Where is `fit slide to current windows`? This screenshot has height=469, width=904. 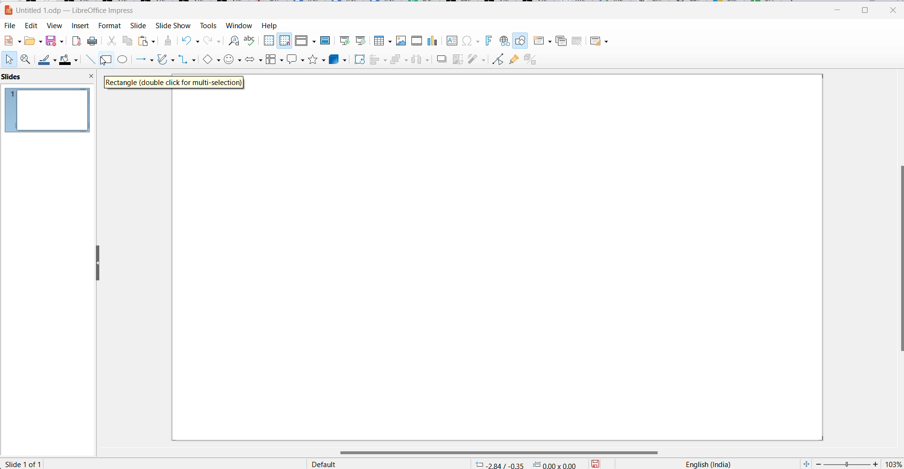 fit slide to current windows is located at coordinates (805, 464).